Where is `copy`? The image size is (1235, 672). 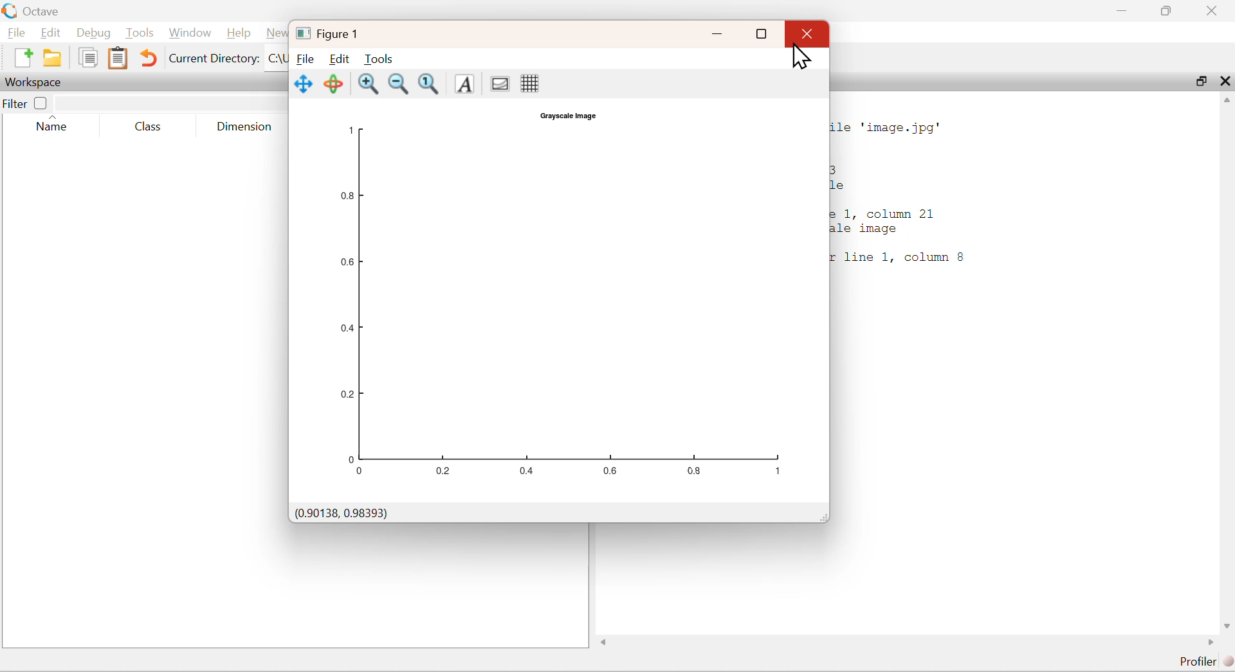 copy is located at coordinates (88, 57).